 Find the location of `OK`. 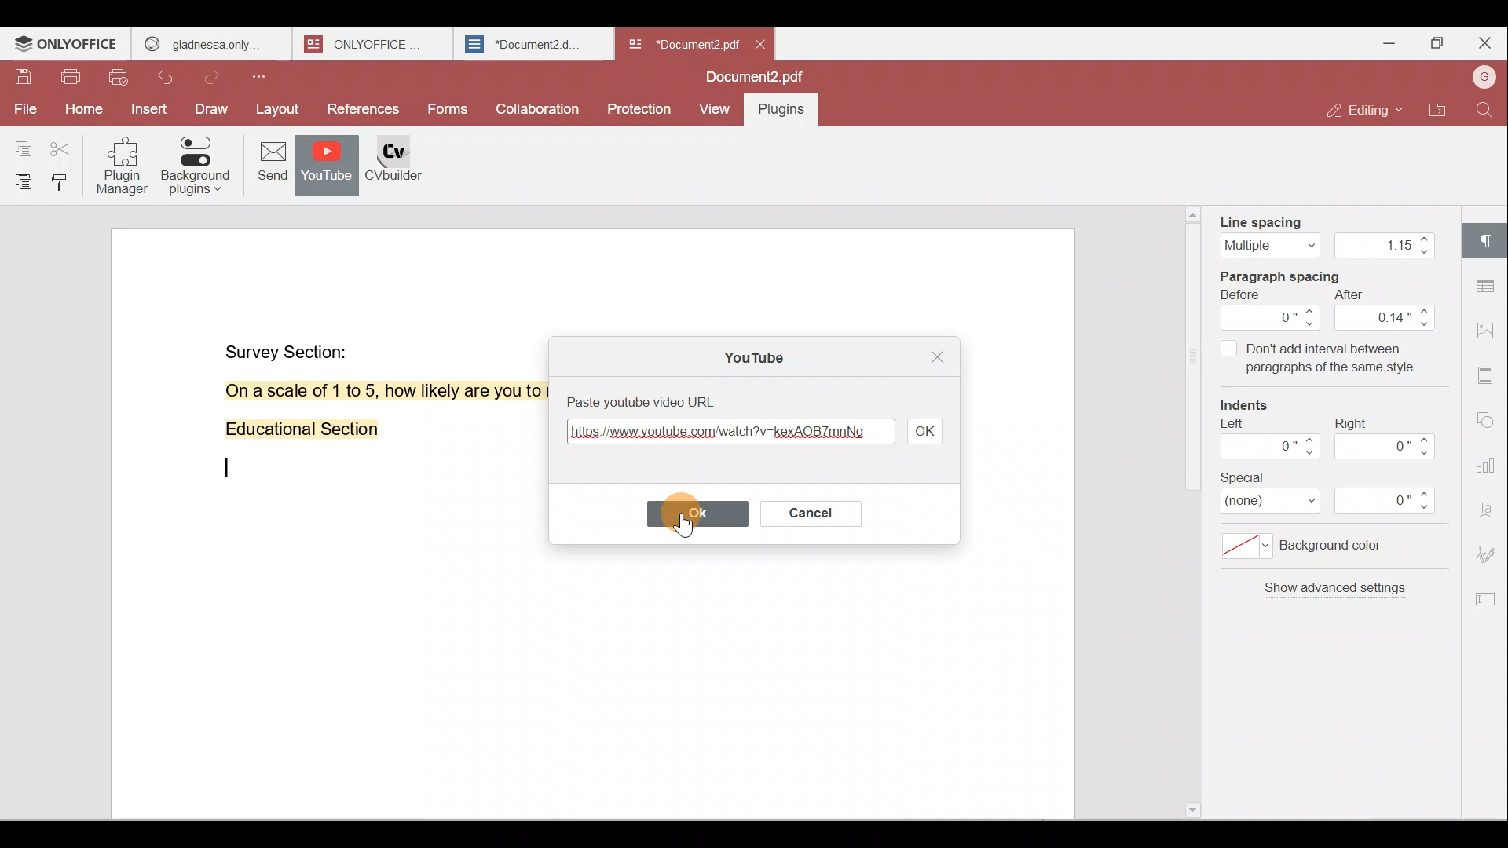

OK is located at coordinates (689, 513).